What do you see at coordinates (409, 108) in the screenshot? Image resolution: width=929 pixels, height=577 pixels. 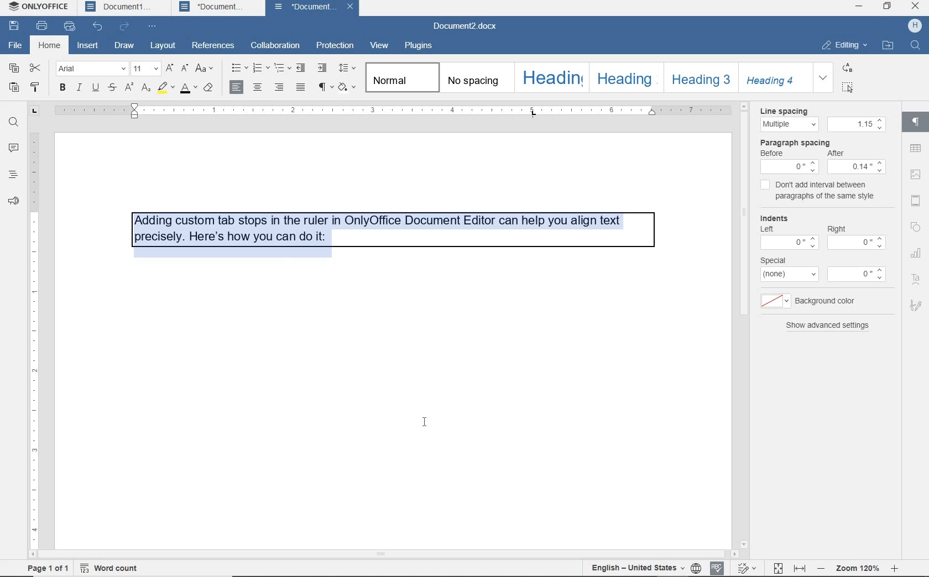 I see `ruler` at bounding box center [409, 108].